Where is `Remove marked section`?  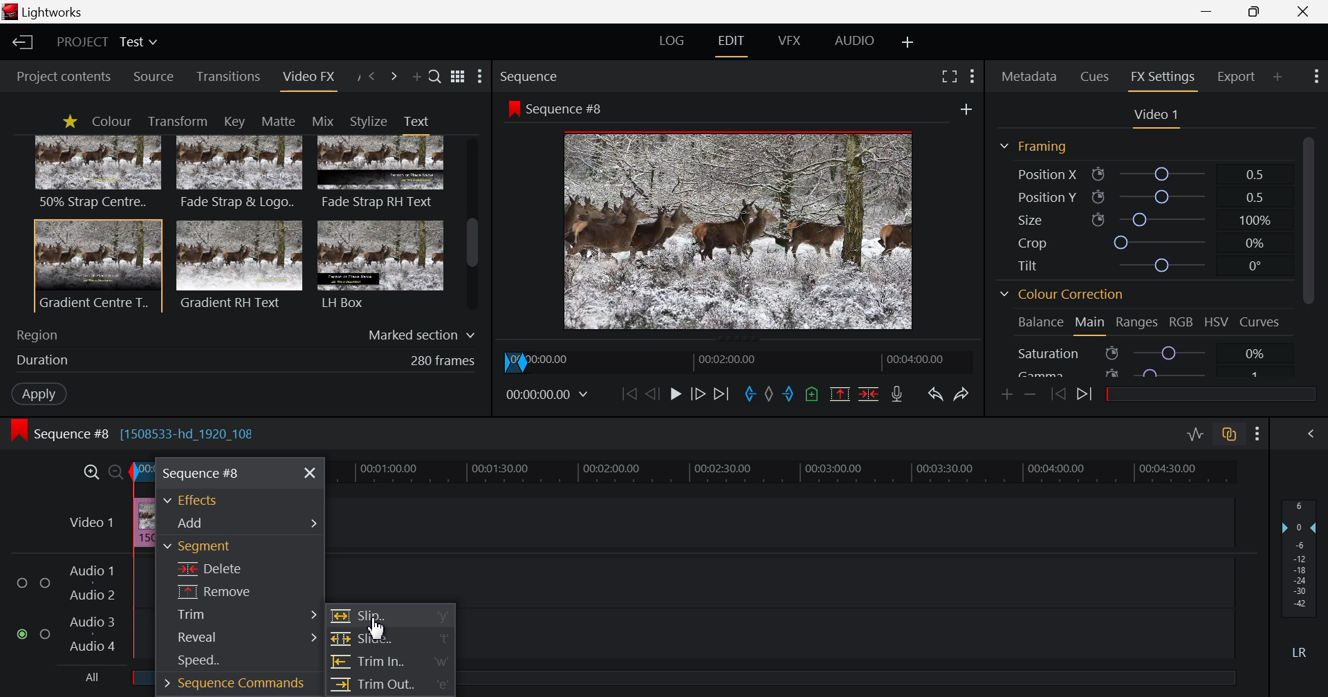 Remove marked section is located at coordinates (840, 393).